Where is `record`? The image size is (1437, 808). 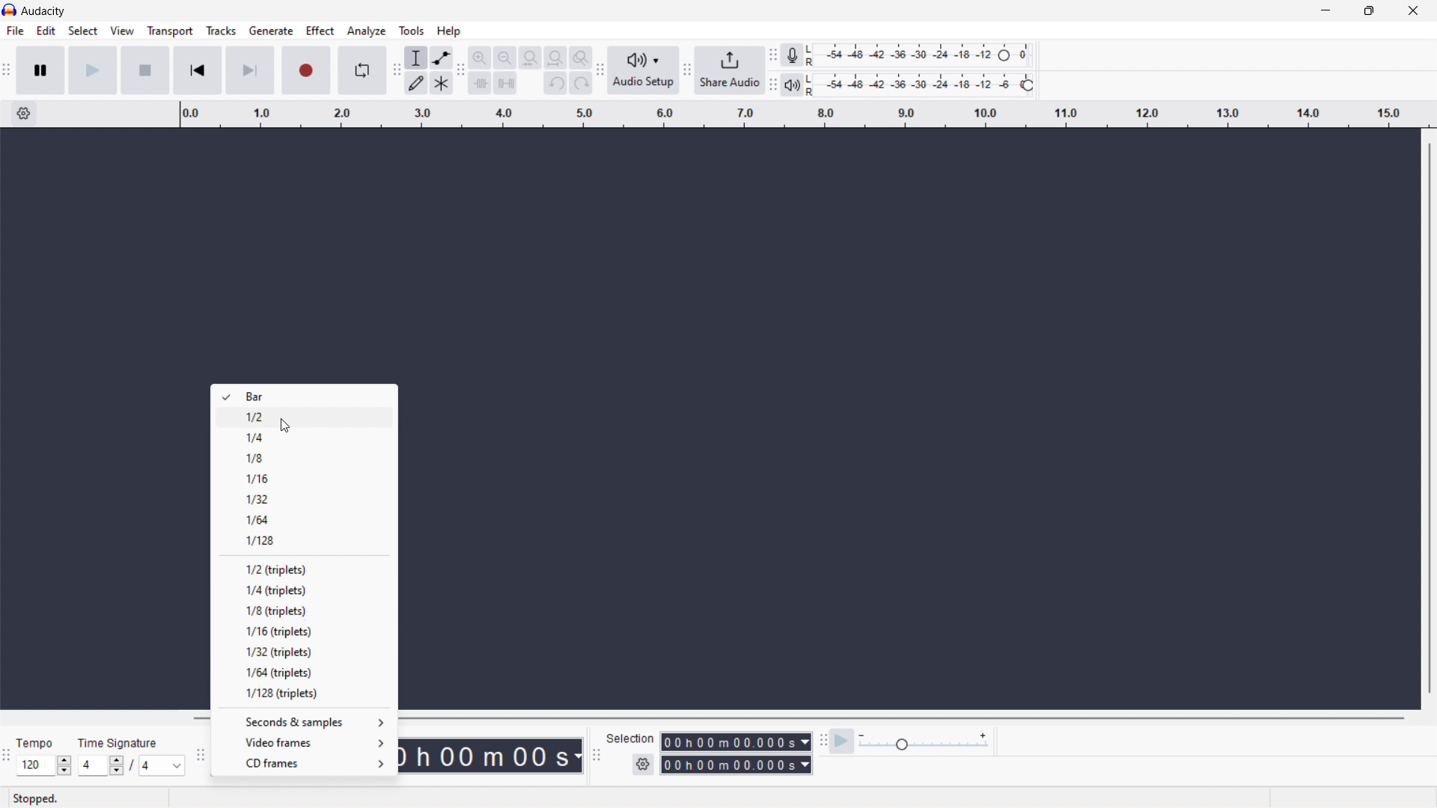 record is located at coordinates (305, 70).